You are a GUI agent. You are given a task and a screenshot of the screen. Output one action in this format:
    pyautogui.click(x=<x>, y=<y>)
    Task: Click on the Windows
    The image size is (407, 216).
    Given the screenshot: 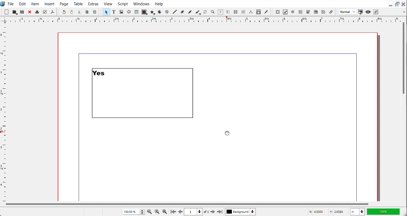 What is the action you would take?
    pyautogui.click(x=141, y=3)
    